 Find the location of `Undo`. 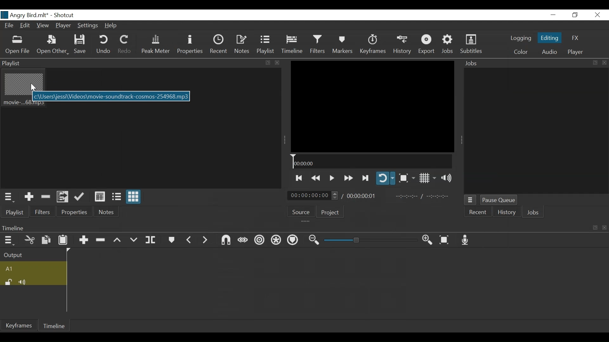

Undo is located at coordinates (103, 45).